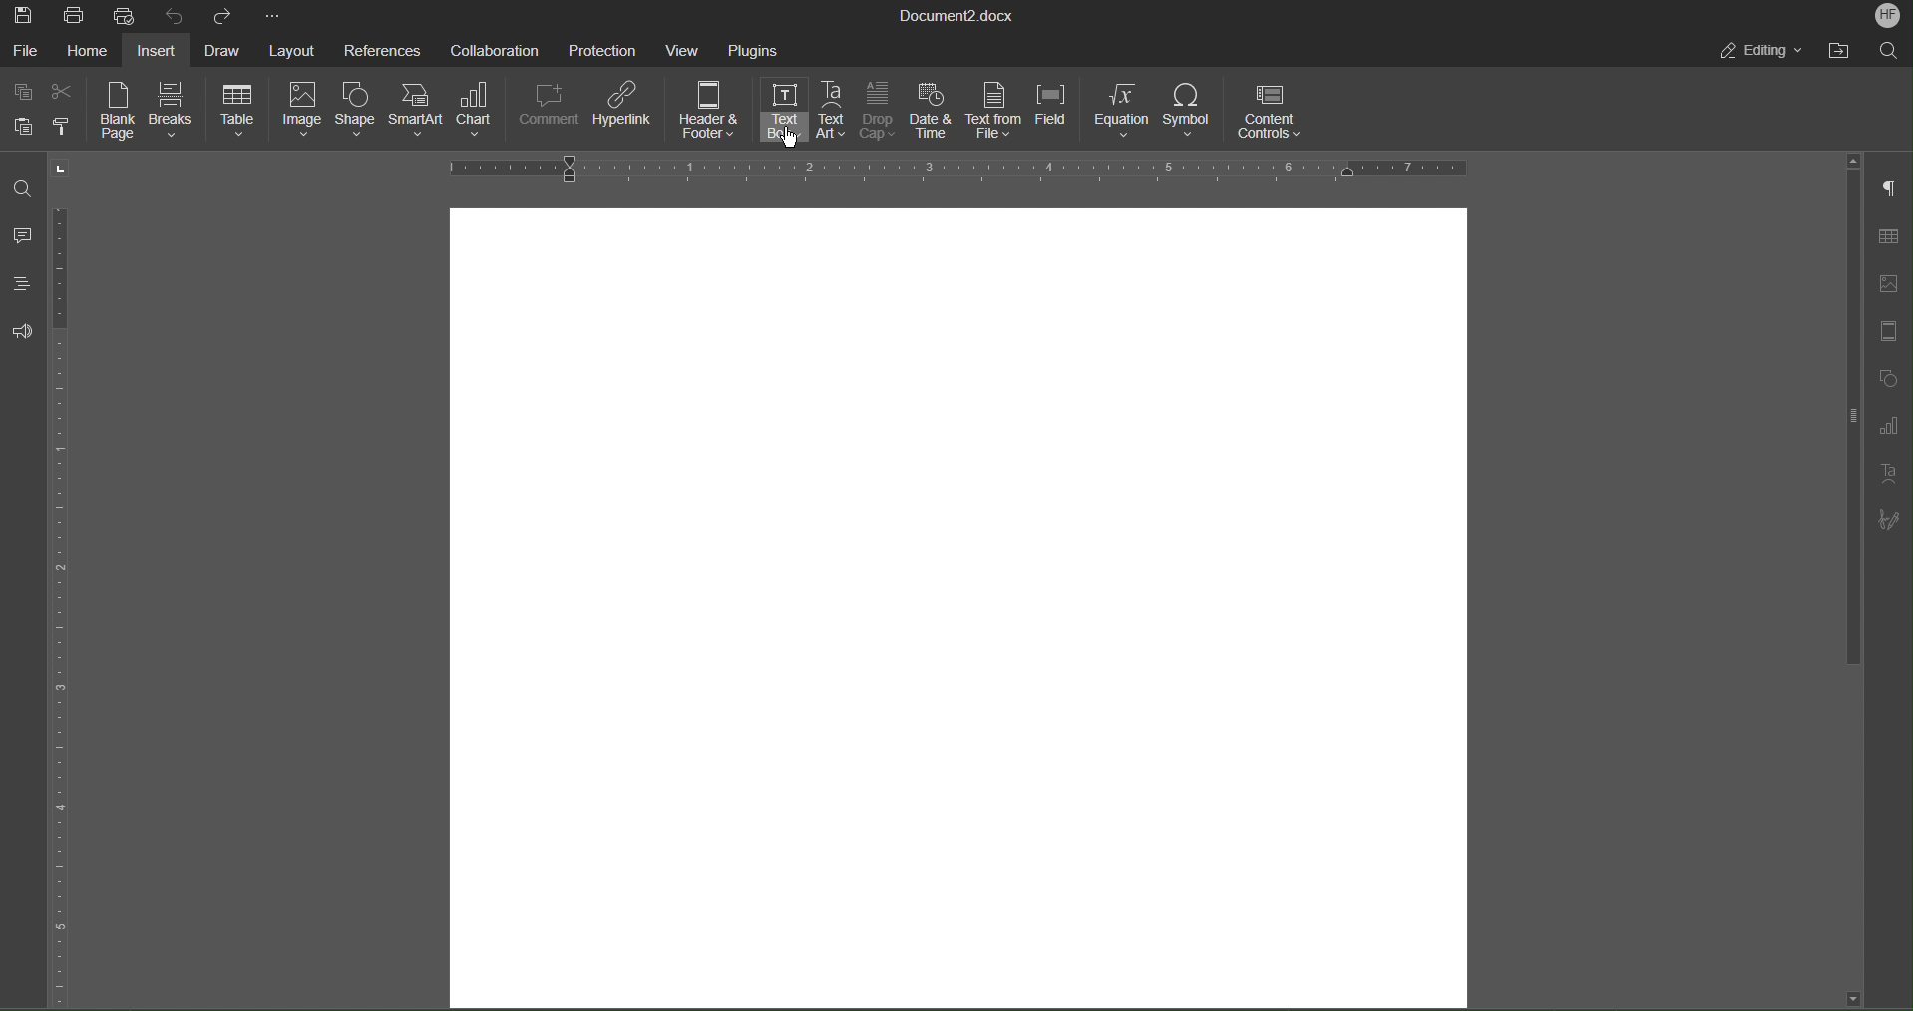  Describe the element at coordinates (63, 599) in the screenshot. I see `Vertical Ruler` at that location.